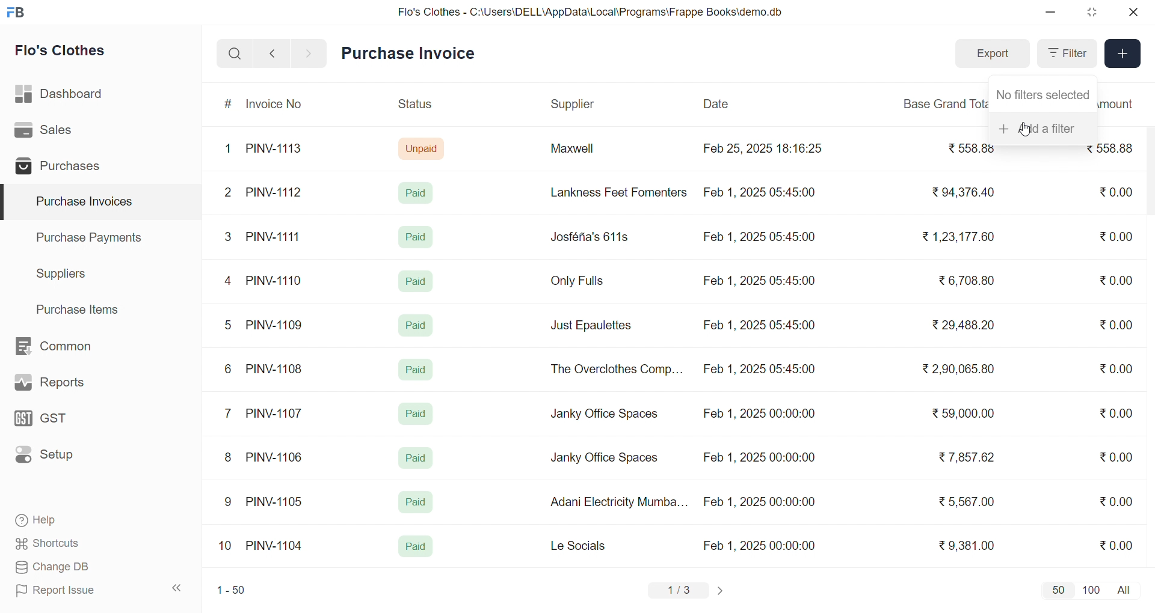 This screenshot has width=1155, height=613. Describe the element at coordinates (1114, 193) in the screenshot. I see `₹0.00` at that location.